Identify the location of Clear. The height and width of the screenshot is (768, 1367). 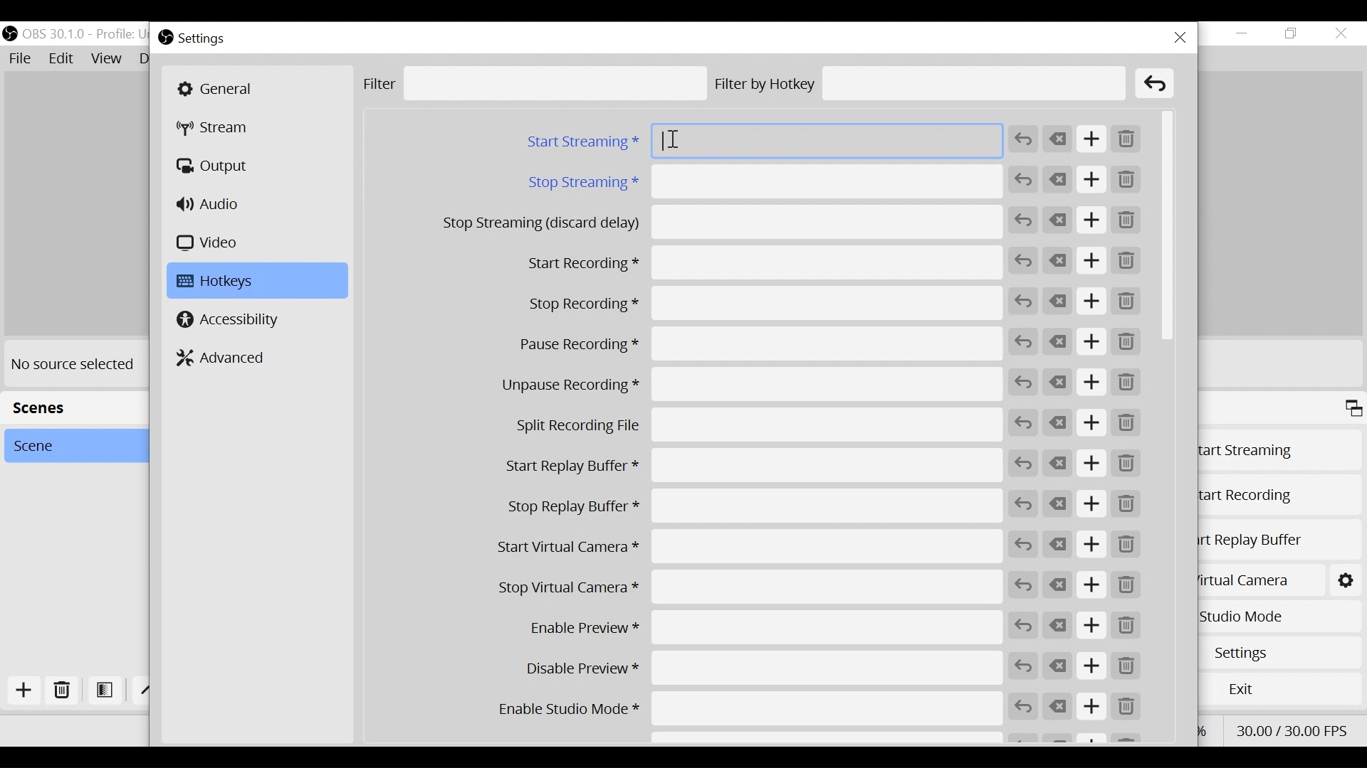
(1057, 463).